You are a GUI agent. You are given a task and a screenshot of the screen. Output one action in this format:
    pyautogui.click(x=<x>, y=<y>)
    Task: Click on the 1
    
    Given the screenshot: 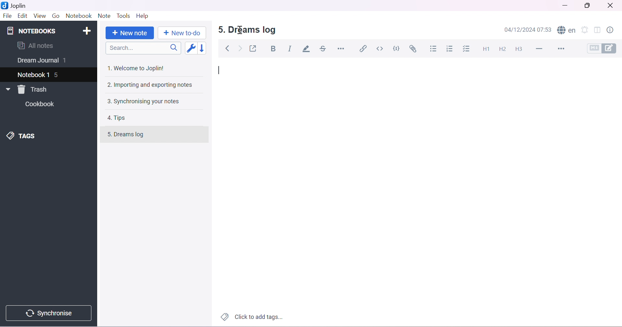 What is the action you would take?
    pyautogui.click(x=67, y=61)
    